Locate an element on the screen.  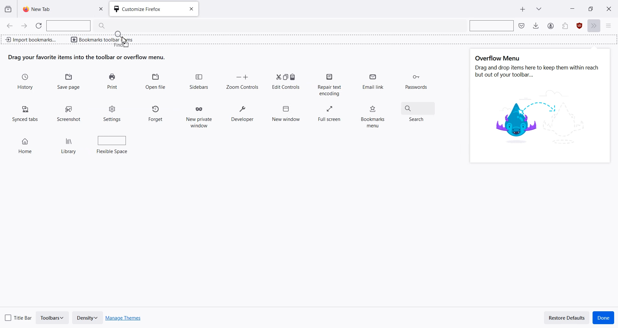
Forget is located at coordinates (156, 112).